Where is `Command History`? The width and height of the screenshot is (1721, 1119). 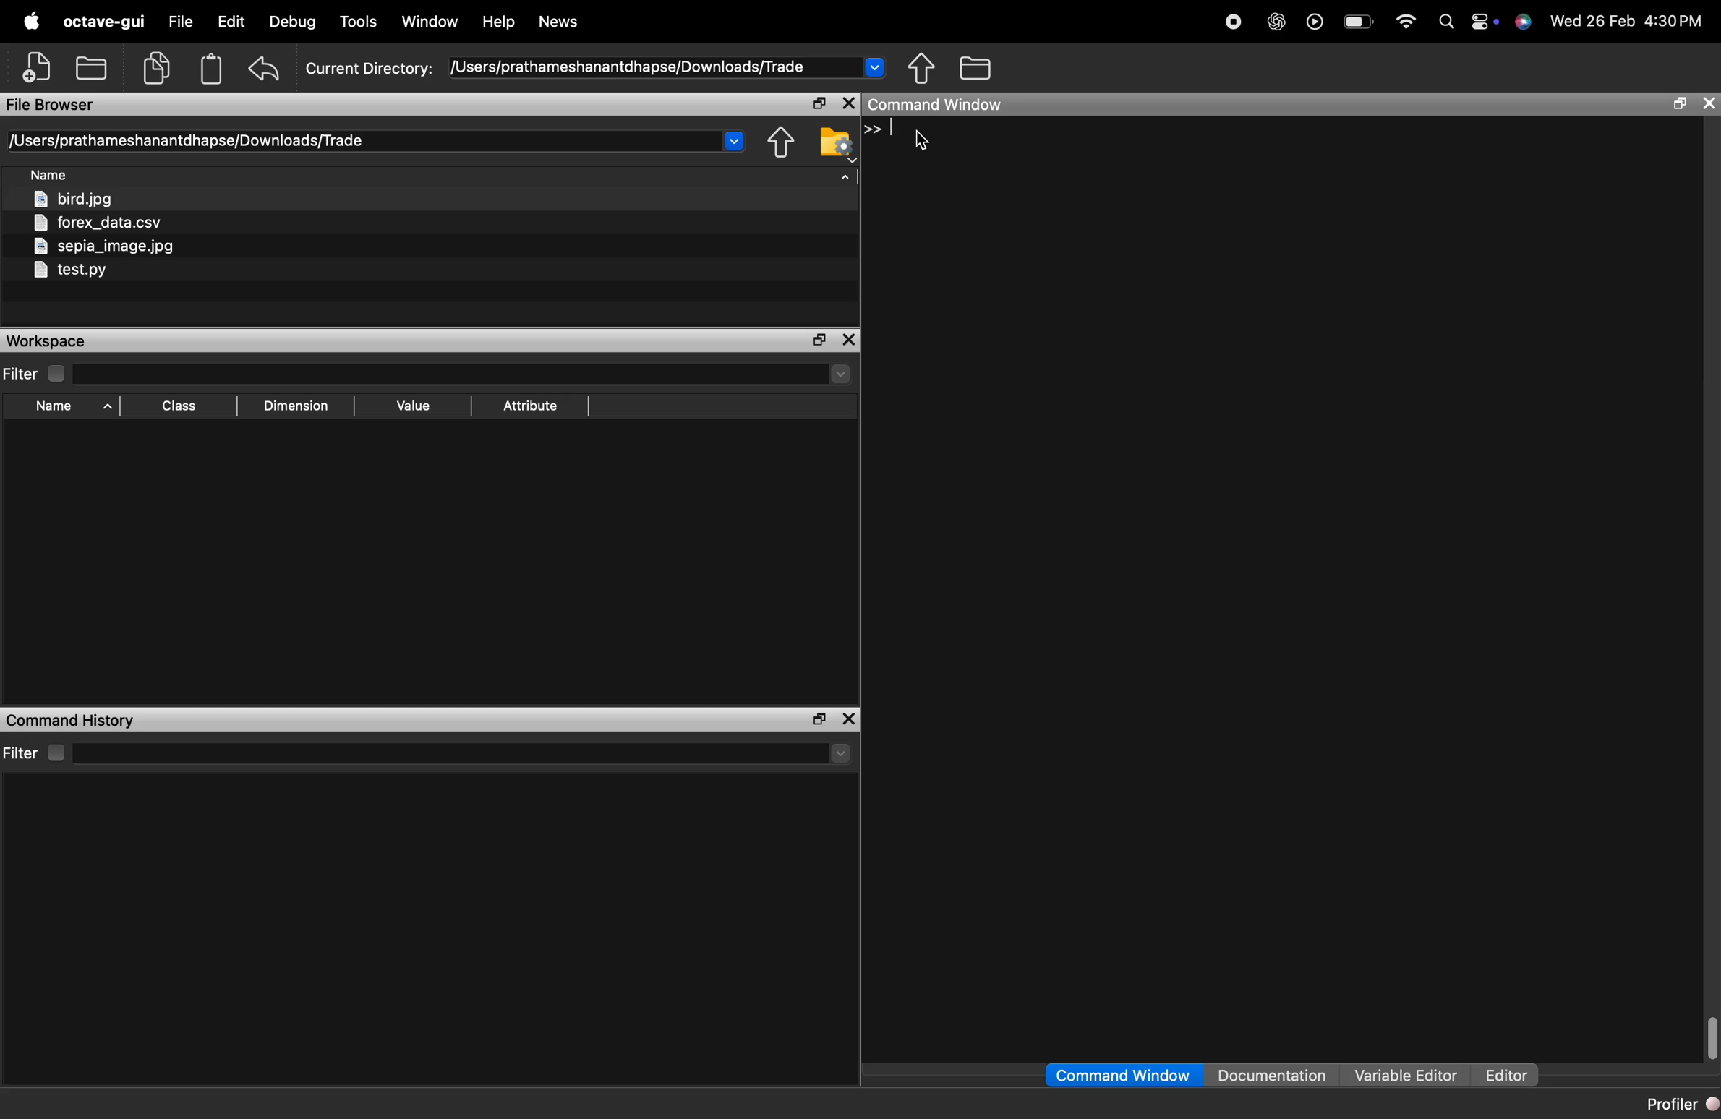 Command History is located at coordinates (69, 721).